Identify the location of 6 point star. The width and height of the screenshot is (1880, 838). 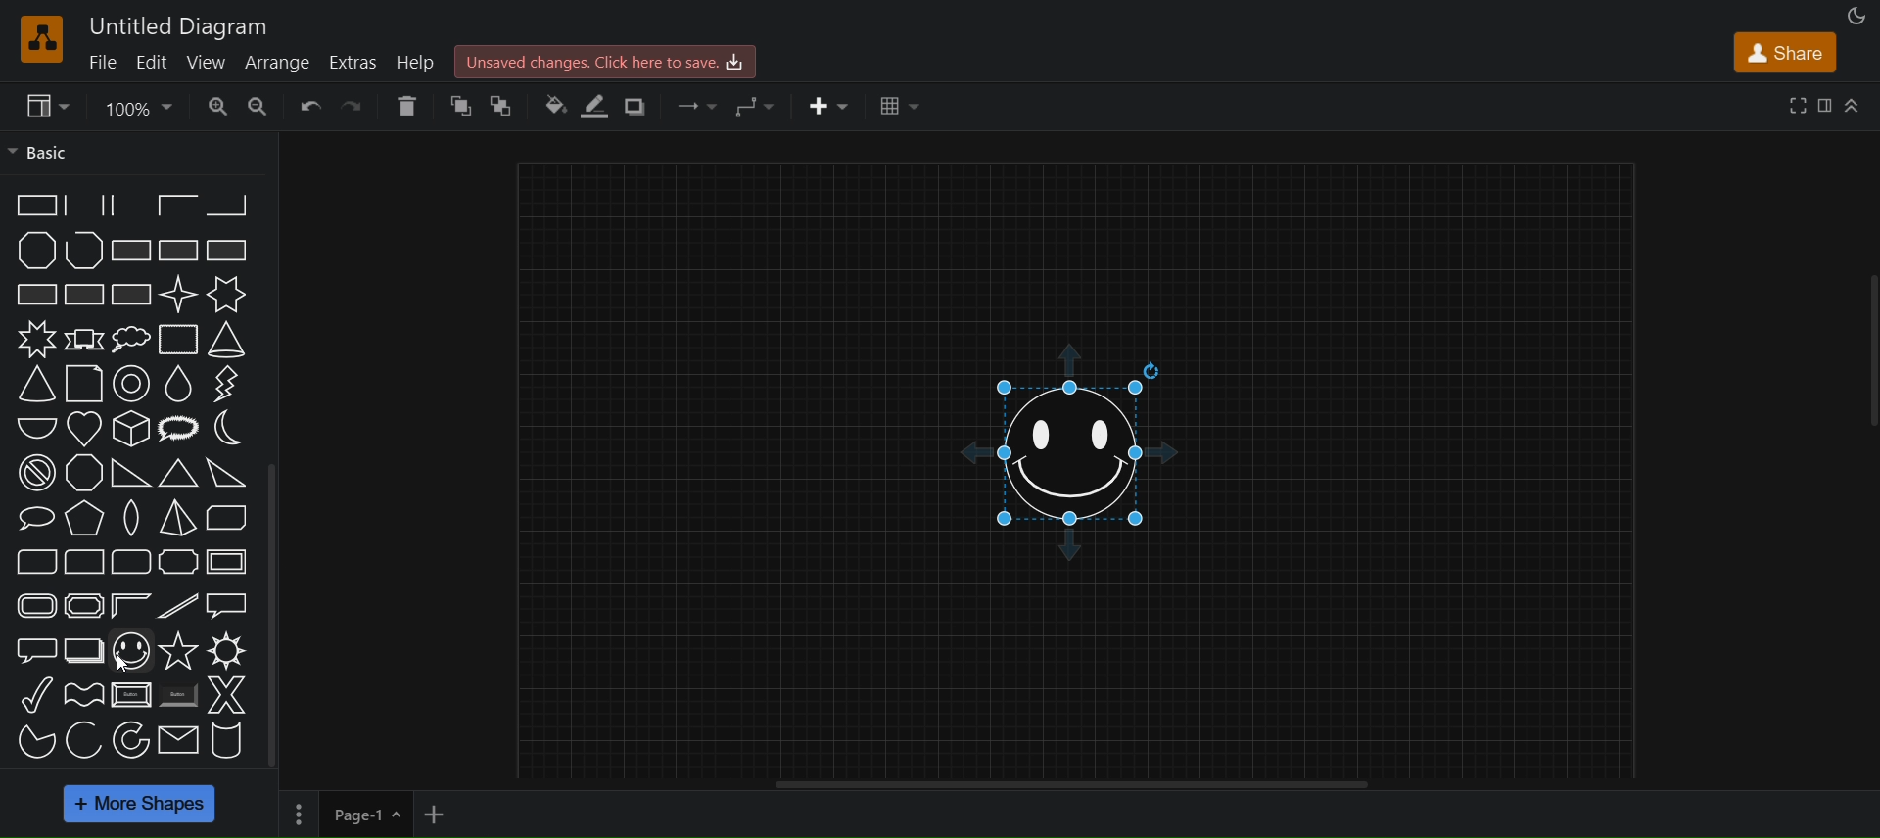
(224, 295).